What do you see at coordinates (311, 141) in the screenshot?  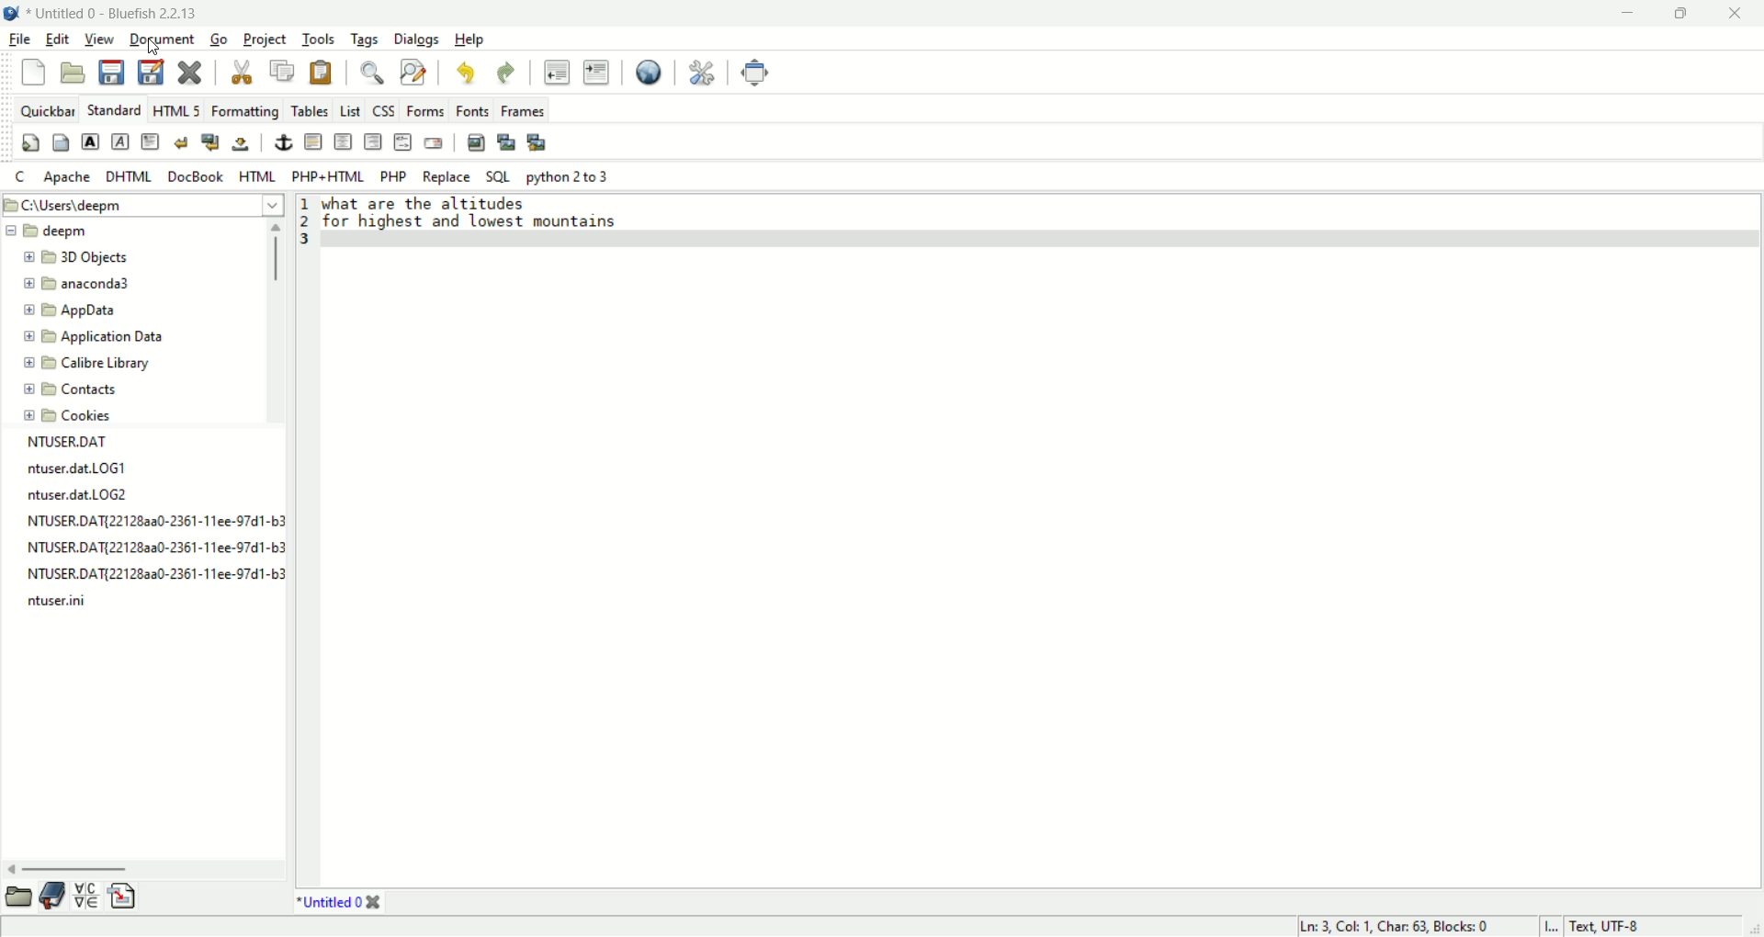 I see `horizontal rule` at bounding box center [311, 141].